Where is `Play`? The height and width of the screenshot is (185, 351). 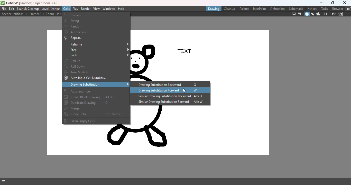
Play is located at coordinates (75, 9).